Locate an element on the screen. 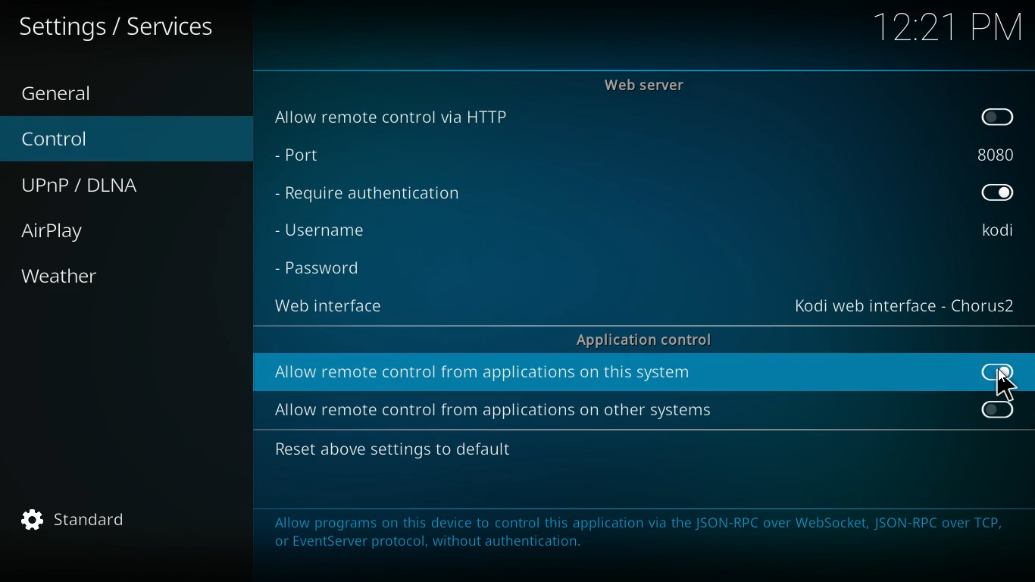  allow remote control is located at coordinates (484, 372).